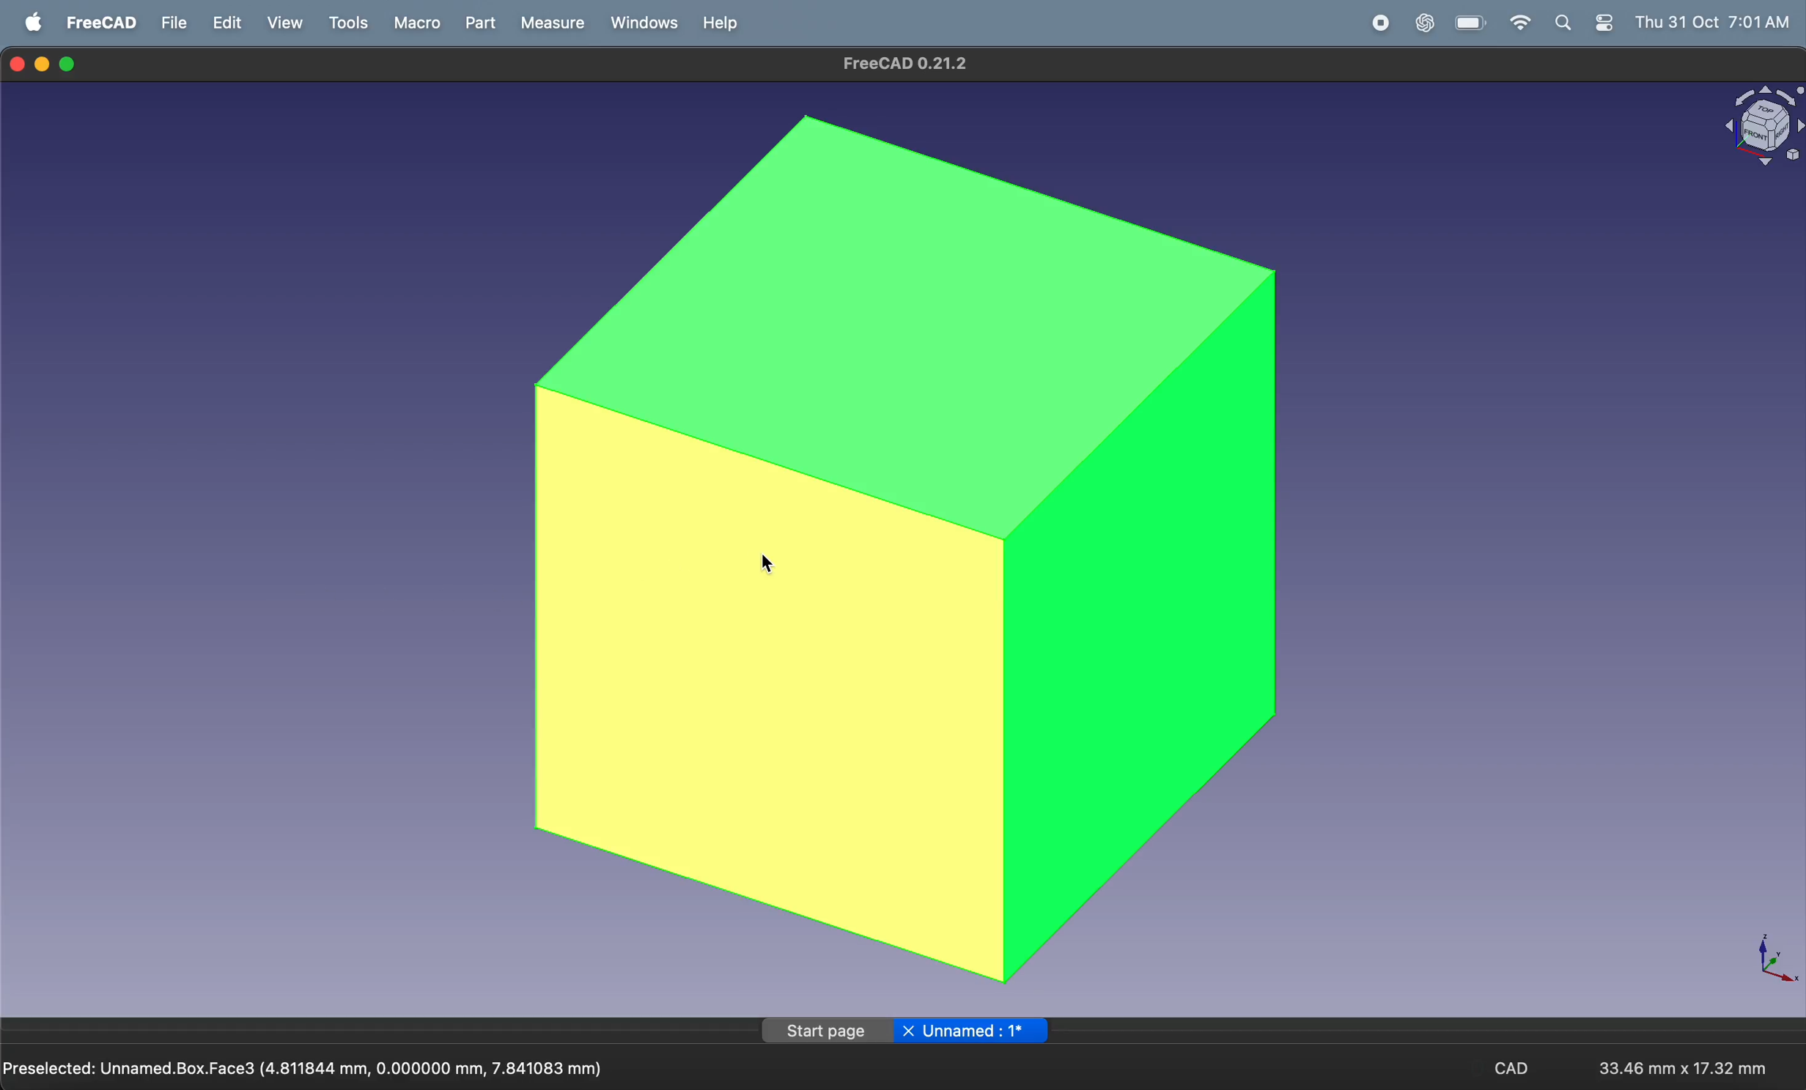 This screenshot has width=1806, height=1090. What do you see at coordinates (45, 64) in the screenshot?
I see `minimize` at bounding box center [45, 64].